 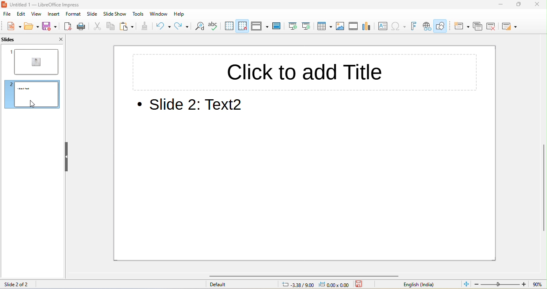 I want to click on format, so click(x=75, y=15).